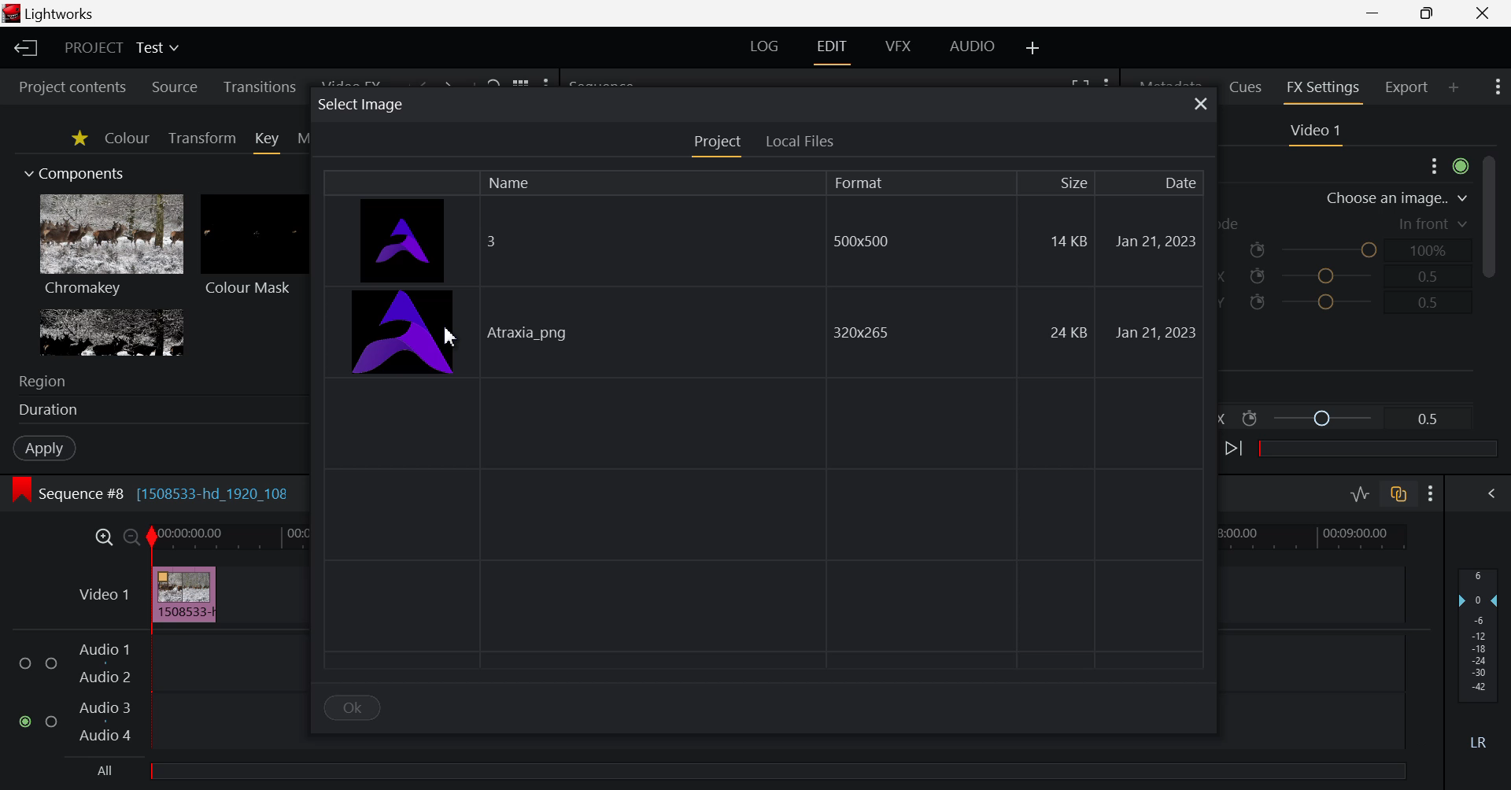 The width and height of the screenshot is (1511, 790). What do you see at coordinates (110, 332) in the screenshot?
I see `Lumakey` at bounding box center [110, 332].